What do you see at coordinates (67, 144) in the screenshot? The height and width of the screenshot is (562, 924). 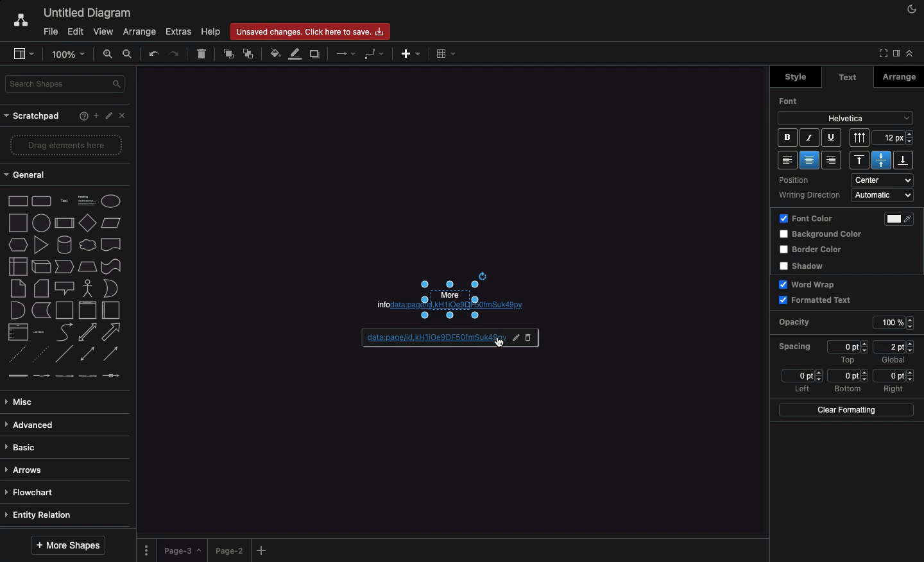 I see `Drag elements here` at bounding box center [67, 144].